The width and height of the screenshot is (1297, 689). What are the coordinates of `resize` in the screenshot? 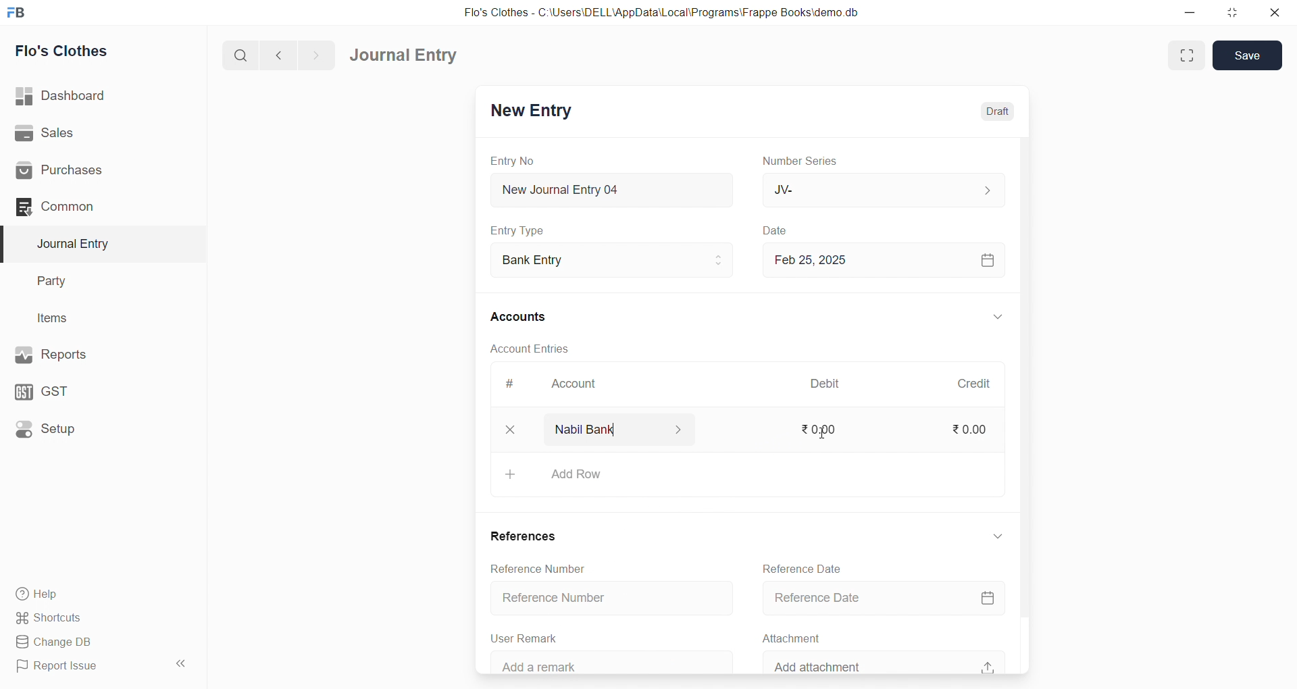 It's located at (1229, 12).